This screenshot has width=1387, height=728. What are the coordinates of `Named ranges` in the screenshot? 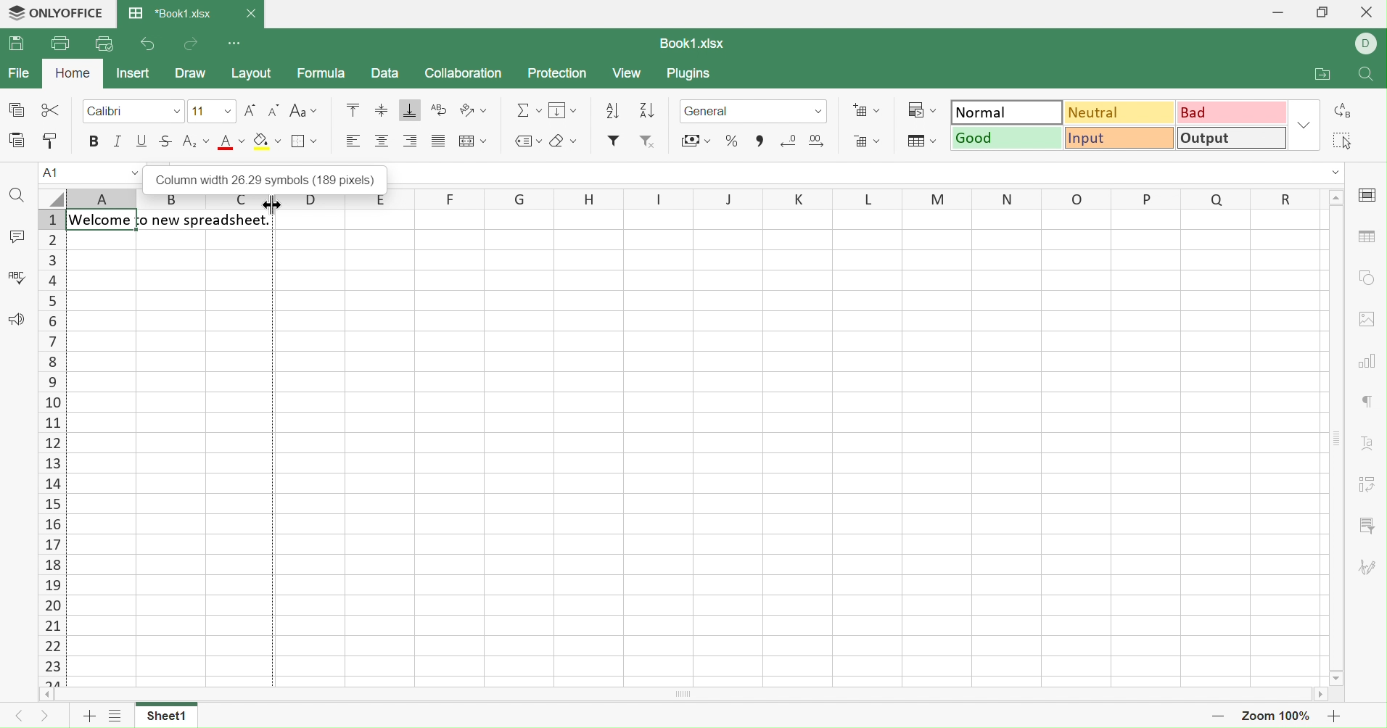 It's located at (528, 141).